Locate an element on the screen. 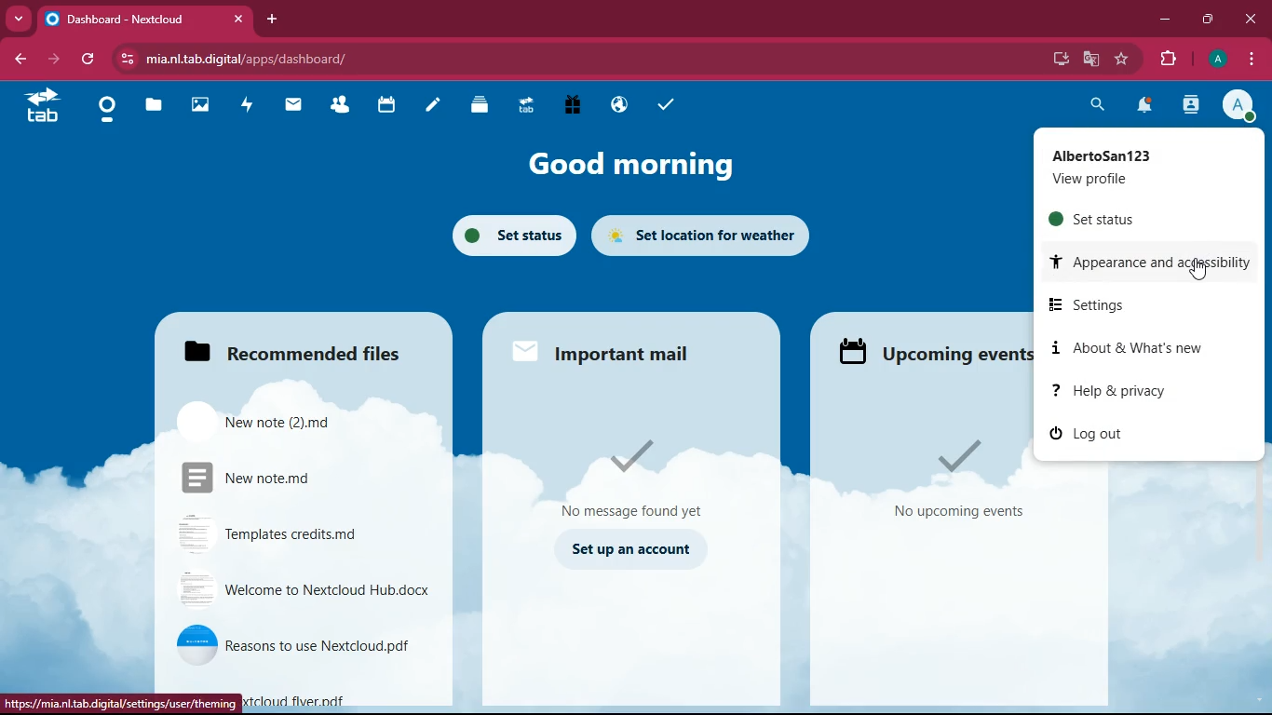 The image size is (1272, 715). home is located at coordinates (104, 111).